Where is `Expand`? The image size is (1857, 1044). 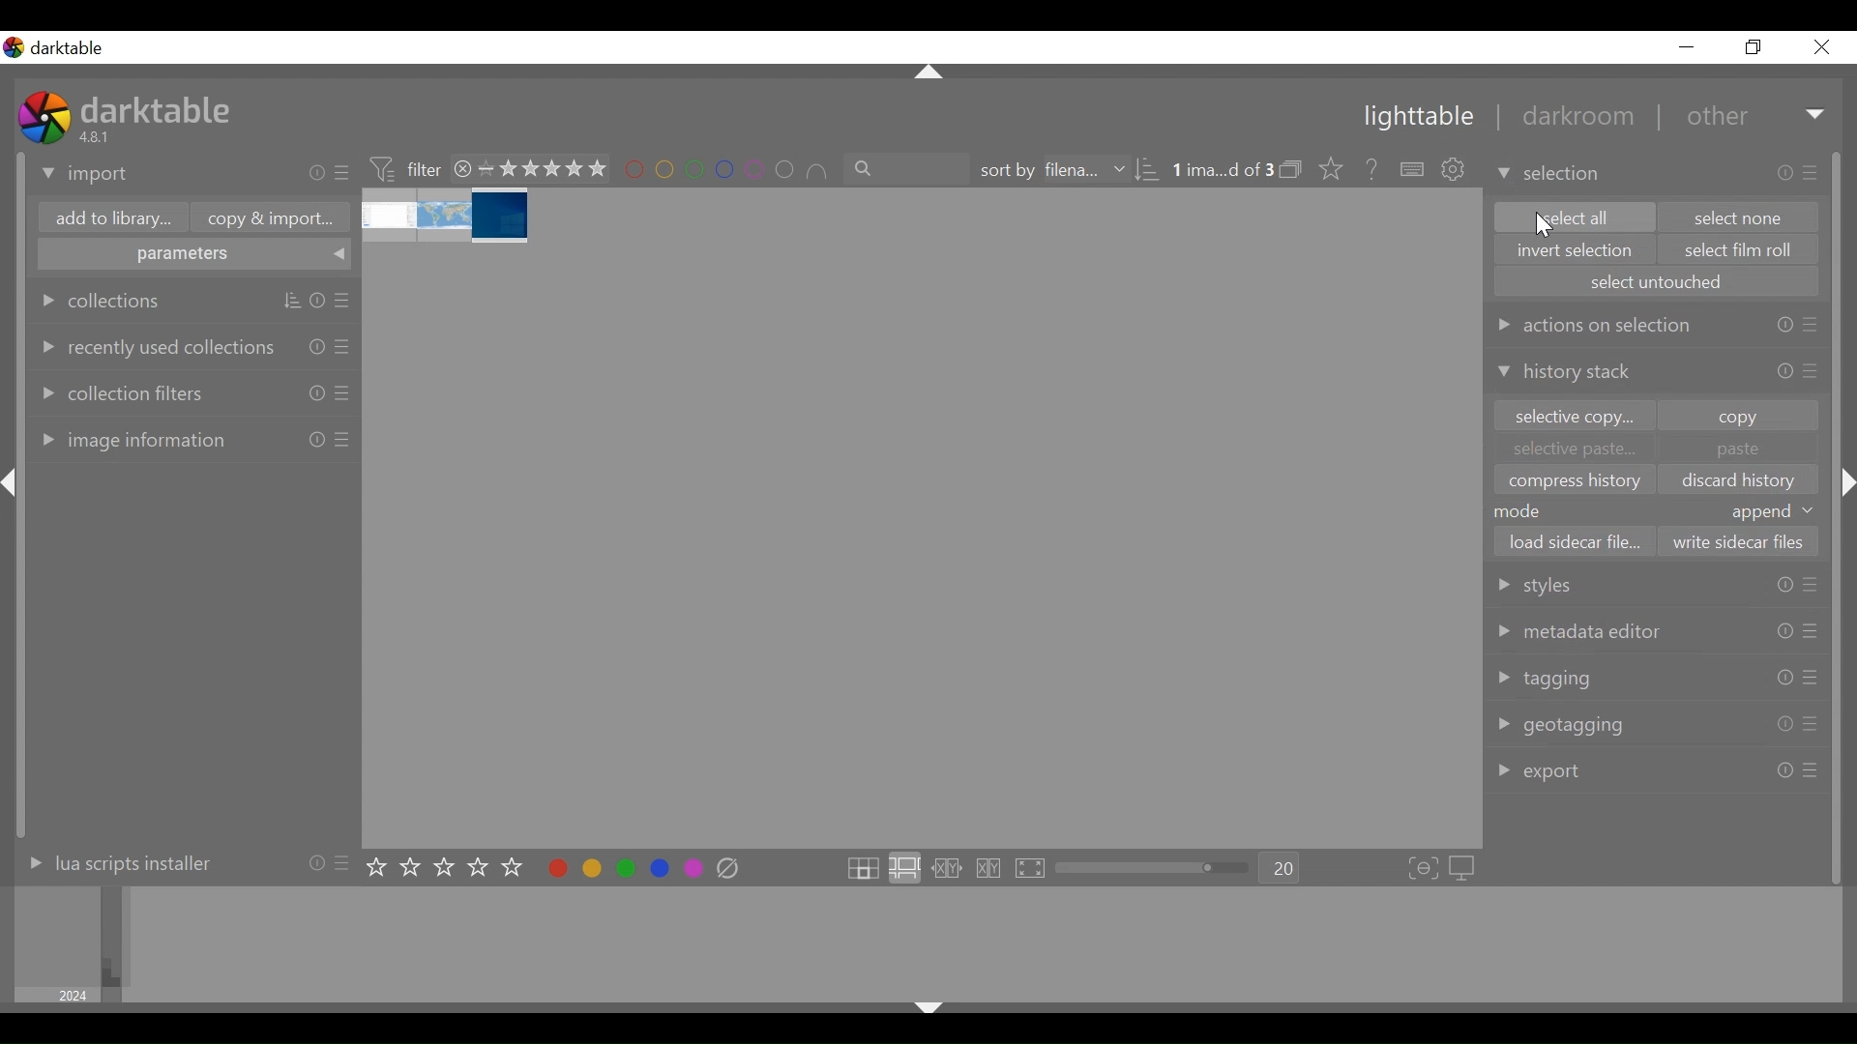
Expand is located at coordinates (1817, 116).